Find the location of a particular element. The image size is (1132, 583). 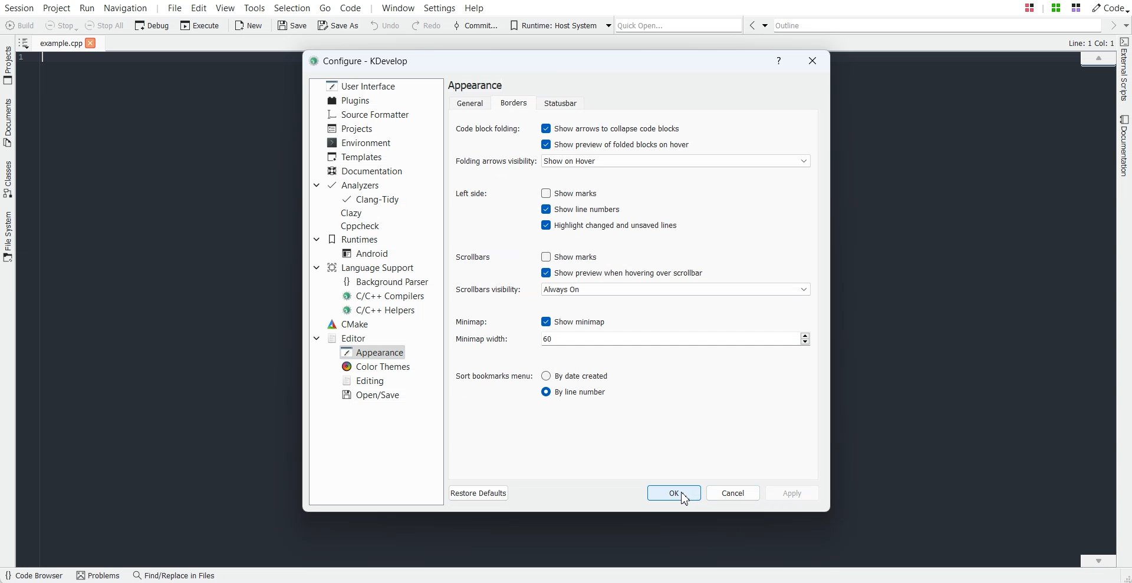

Clang-Tidy is located at coordinates (372, 199).